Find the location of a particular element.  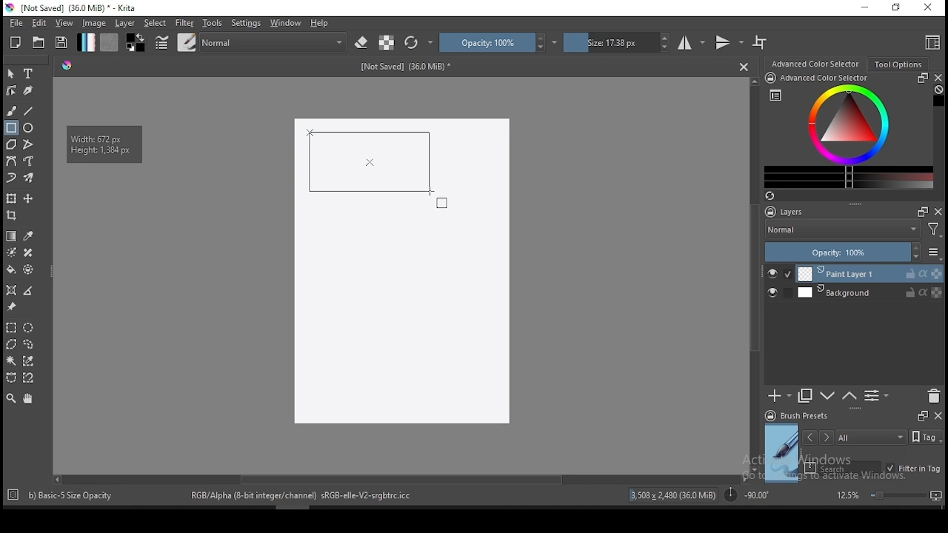

pattern is located at coordinates (109, 42).